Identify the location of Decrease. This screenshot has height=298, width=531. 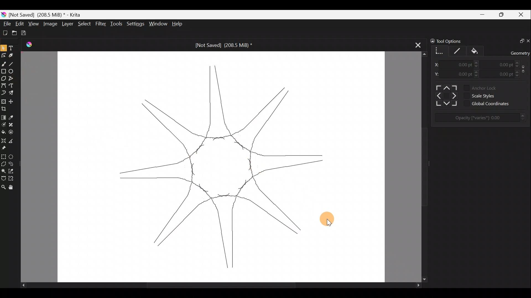
(518, 76).